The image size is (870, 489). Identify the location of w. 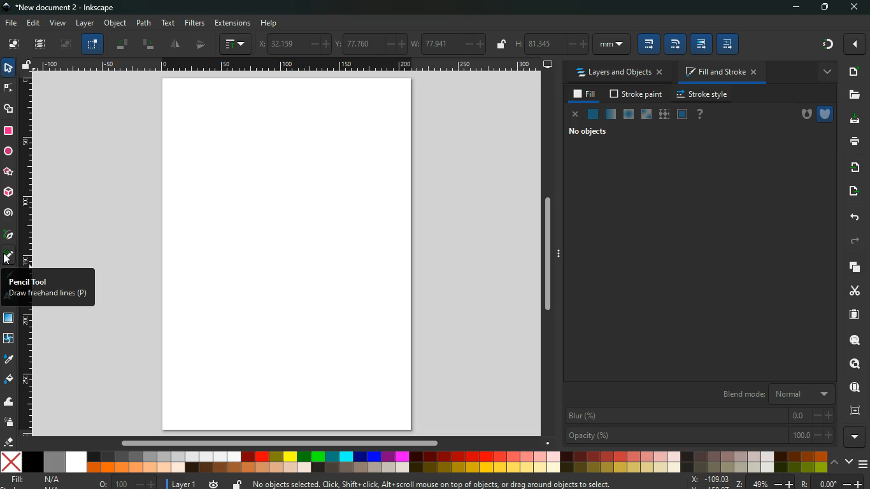
(448, 43).